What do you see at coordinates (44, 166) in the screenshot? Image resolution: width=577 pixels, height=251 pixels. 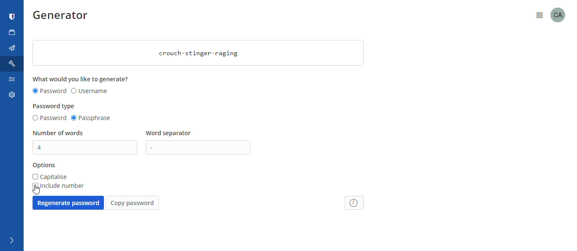 I see `options` at bounding box center [44, 166].